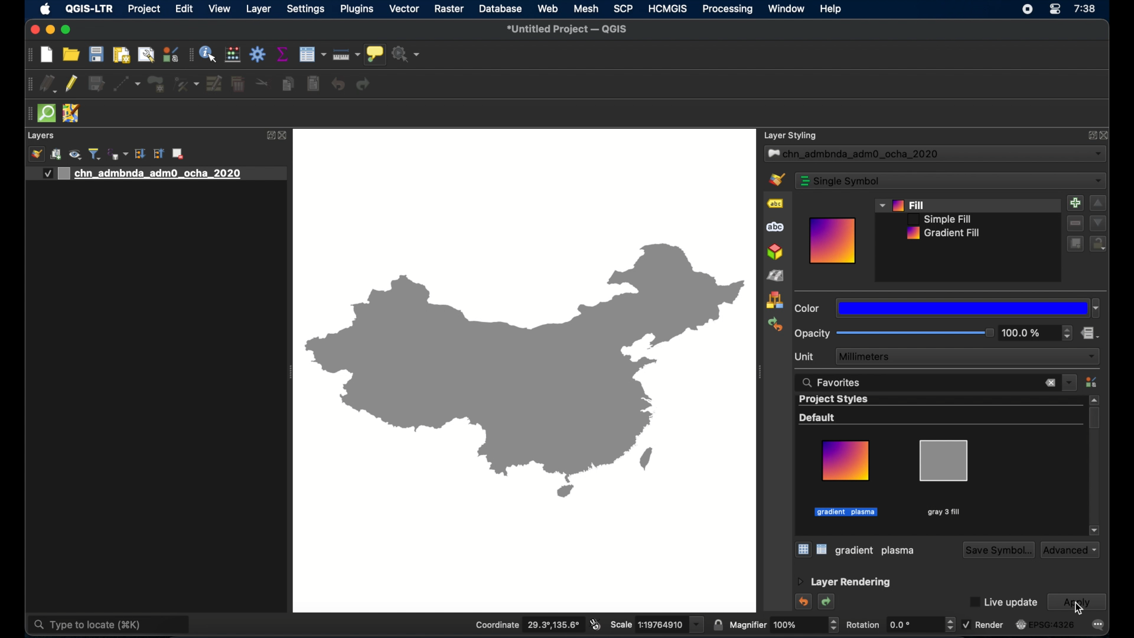 The image size is (1134, 638). What do you see at coordinates (156, 174) in the screenshot?
I see `layer 1` at bounding box center [156, 174].